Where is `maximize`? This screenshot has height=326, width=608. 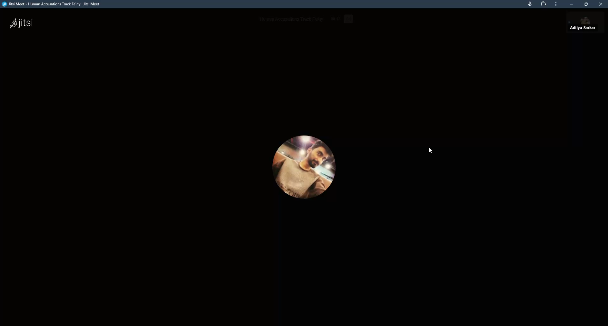
maximize is located at coordinates (586, 4).